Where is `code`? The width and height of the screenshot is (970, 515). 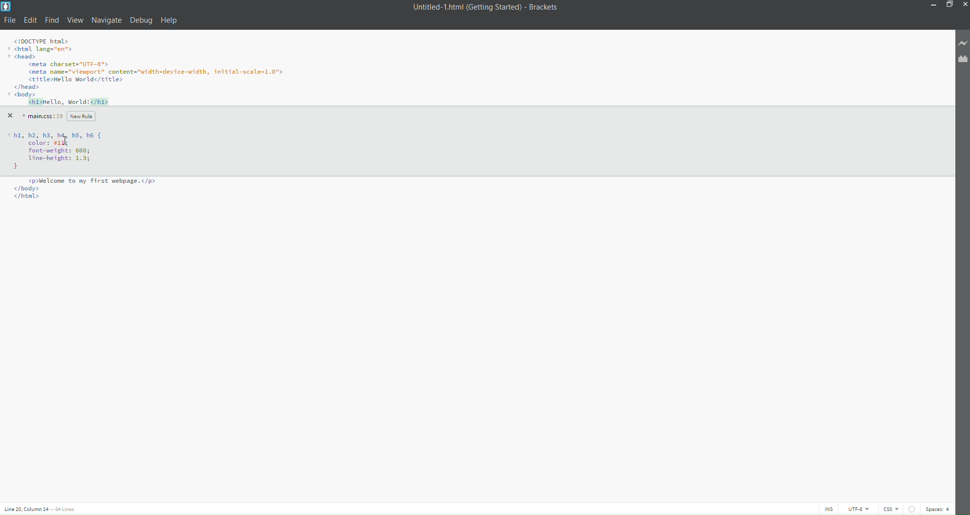 code is located at coordinates (153, 72).